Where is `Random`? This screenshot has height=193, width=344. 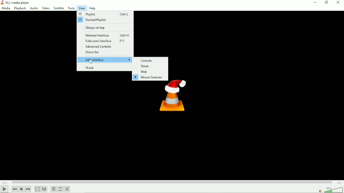 Random is located at coordinates (67, 189).